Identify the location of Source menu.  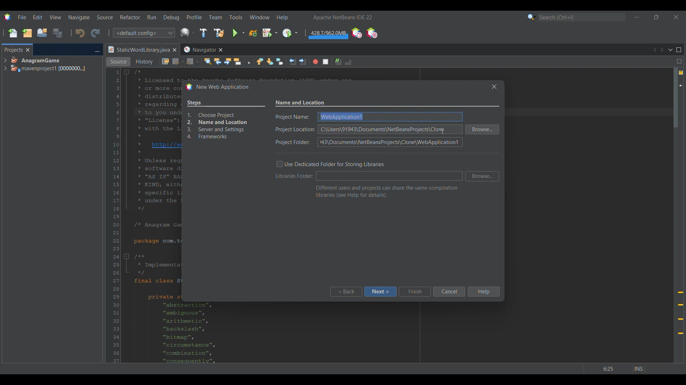
(105, 17).